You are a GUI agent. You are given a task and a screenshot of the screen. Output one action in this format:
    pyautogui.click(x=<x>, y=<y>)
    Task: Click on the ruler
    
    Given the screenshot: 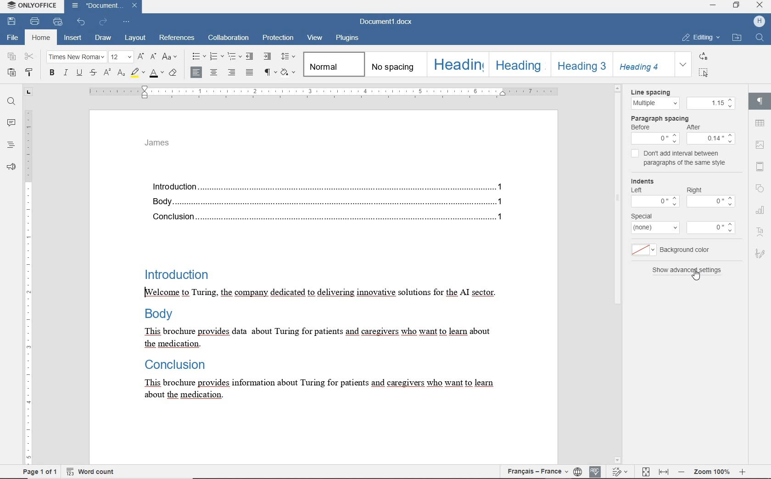 What is the action you would take?
    pyautogui.click(x=327, y=92)
    